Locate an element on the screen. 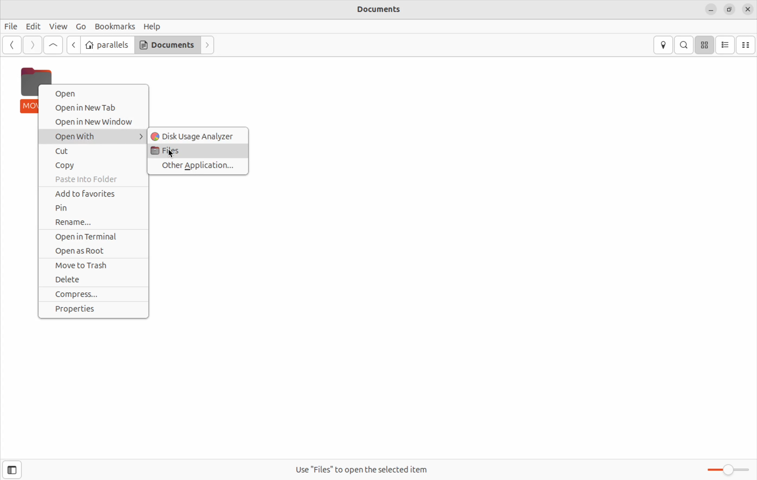 This screenshot has width=757, height=480. Help is located at coordinates (152, 26).